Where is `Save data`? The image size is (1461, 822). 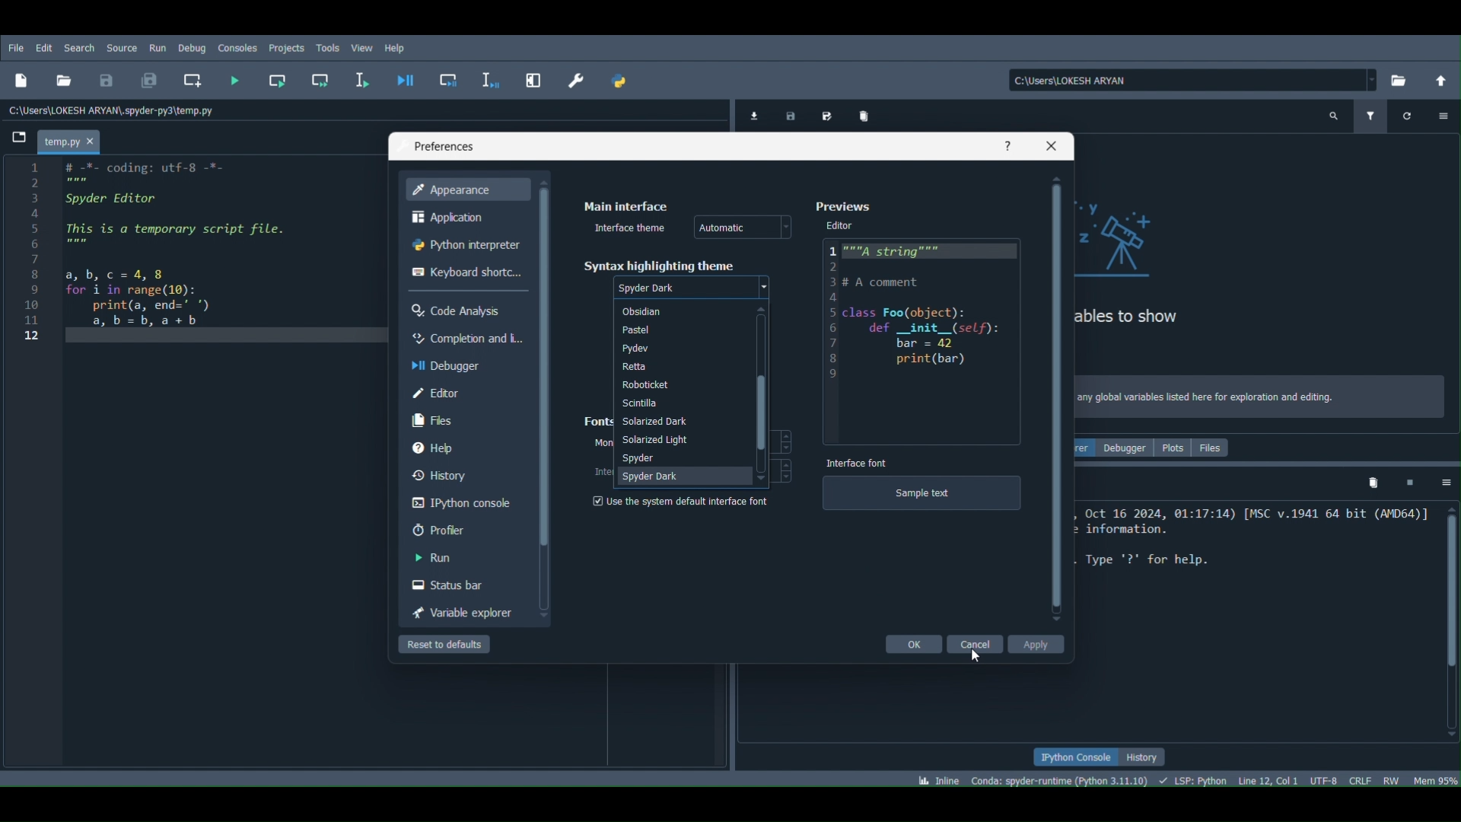 Save data is located at coordinates (791, 113).